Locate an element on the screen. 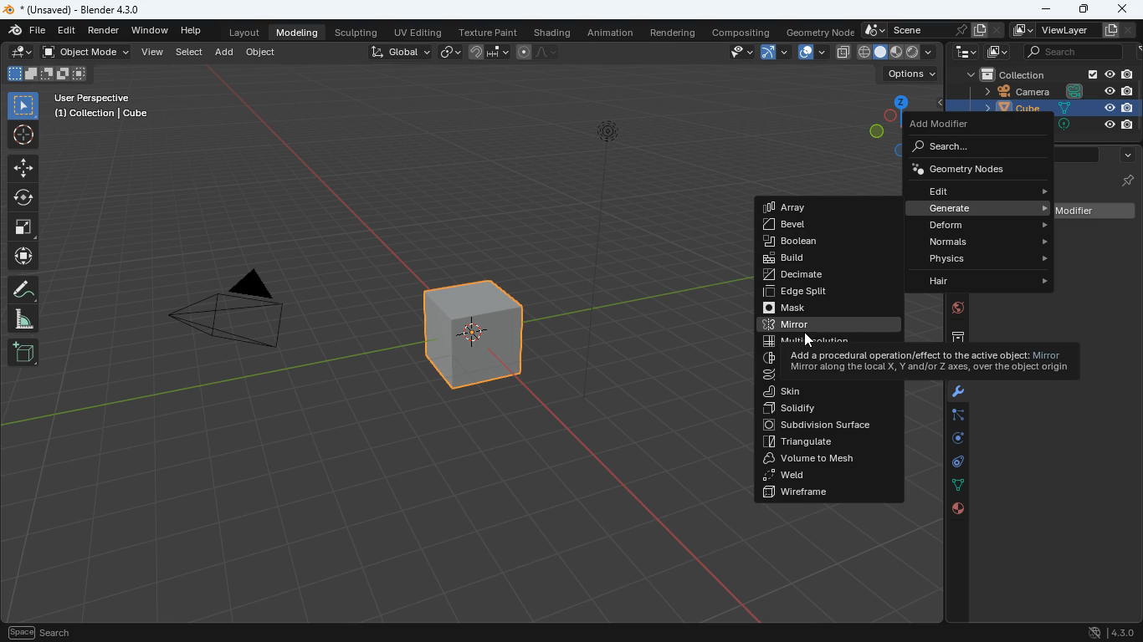  array is located at coordinates (807, 206).